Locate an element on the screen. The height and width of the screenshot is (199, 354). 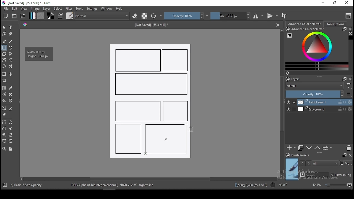
tool options is located at coordinates (336, 24).